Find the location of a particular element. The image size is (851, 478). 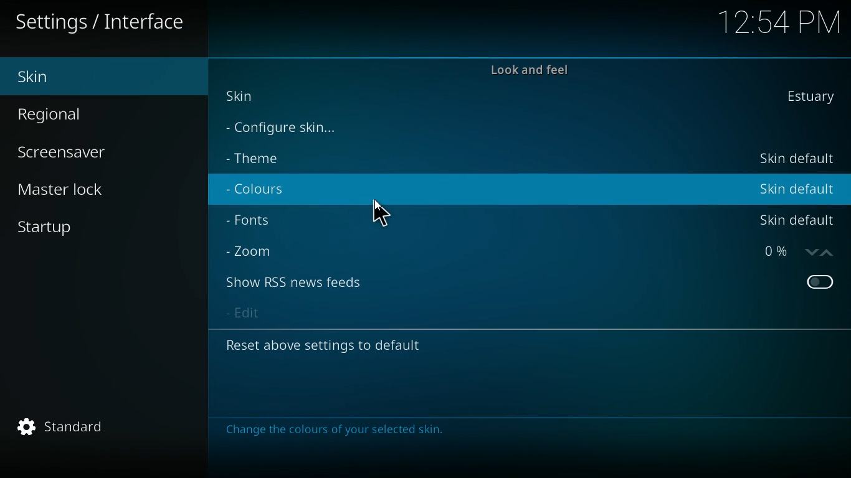

master lock  is located at coordinates (66, 191).